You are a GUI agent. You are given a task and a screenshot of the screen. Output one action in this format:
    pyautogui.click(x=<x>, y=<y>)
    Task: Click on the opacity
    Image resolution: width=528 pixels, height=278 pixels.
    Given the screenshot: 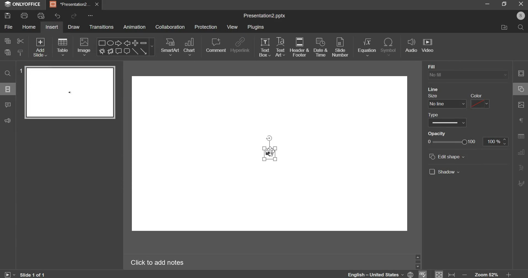 What is the action you would take?
    pyautogui.click(x=437, y=134)
    